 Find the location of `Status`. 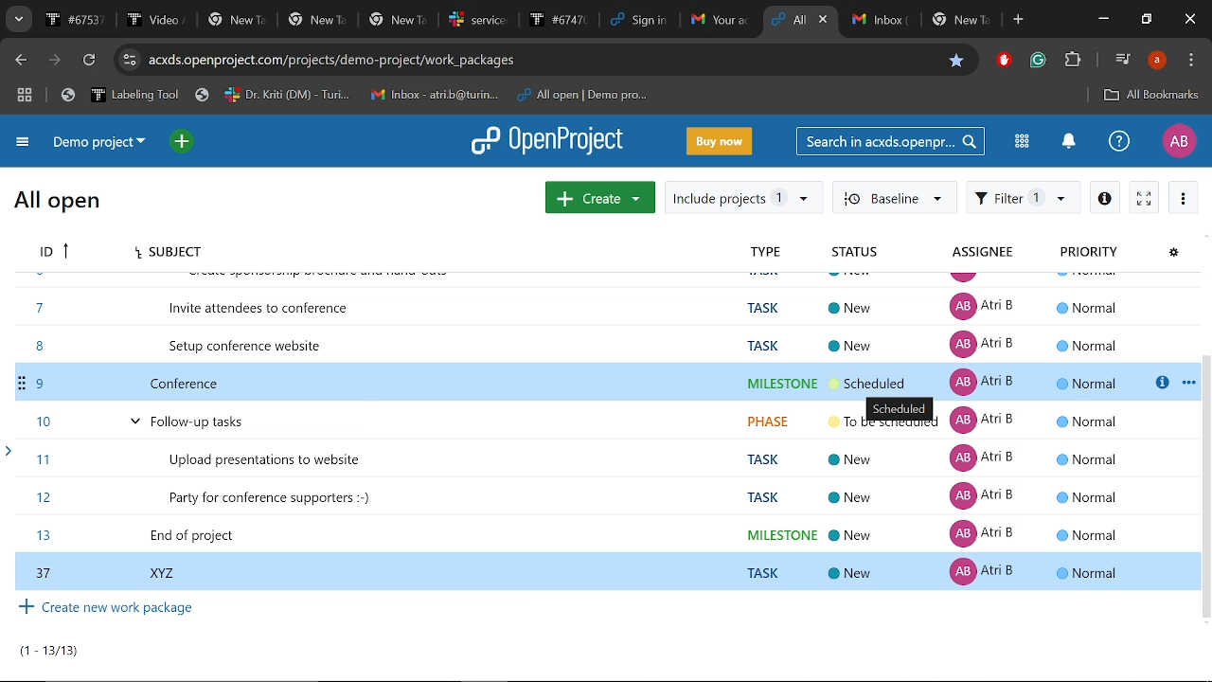

Status is located at coordinates (856, 254).